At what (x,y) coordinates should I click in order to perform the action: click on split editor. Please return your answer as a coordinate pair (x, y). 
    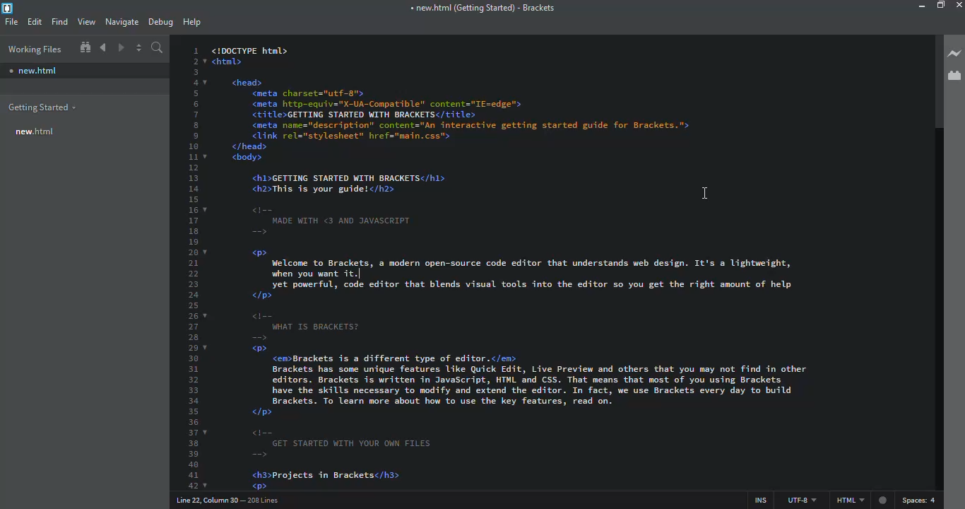
    Looking at the image, I should click on (140, 47).